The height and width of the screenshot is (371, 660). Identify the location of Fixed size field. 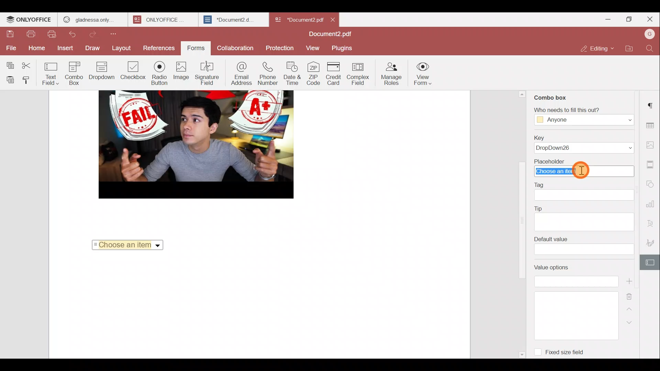
(560, 350).